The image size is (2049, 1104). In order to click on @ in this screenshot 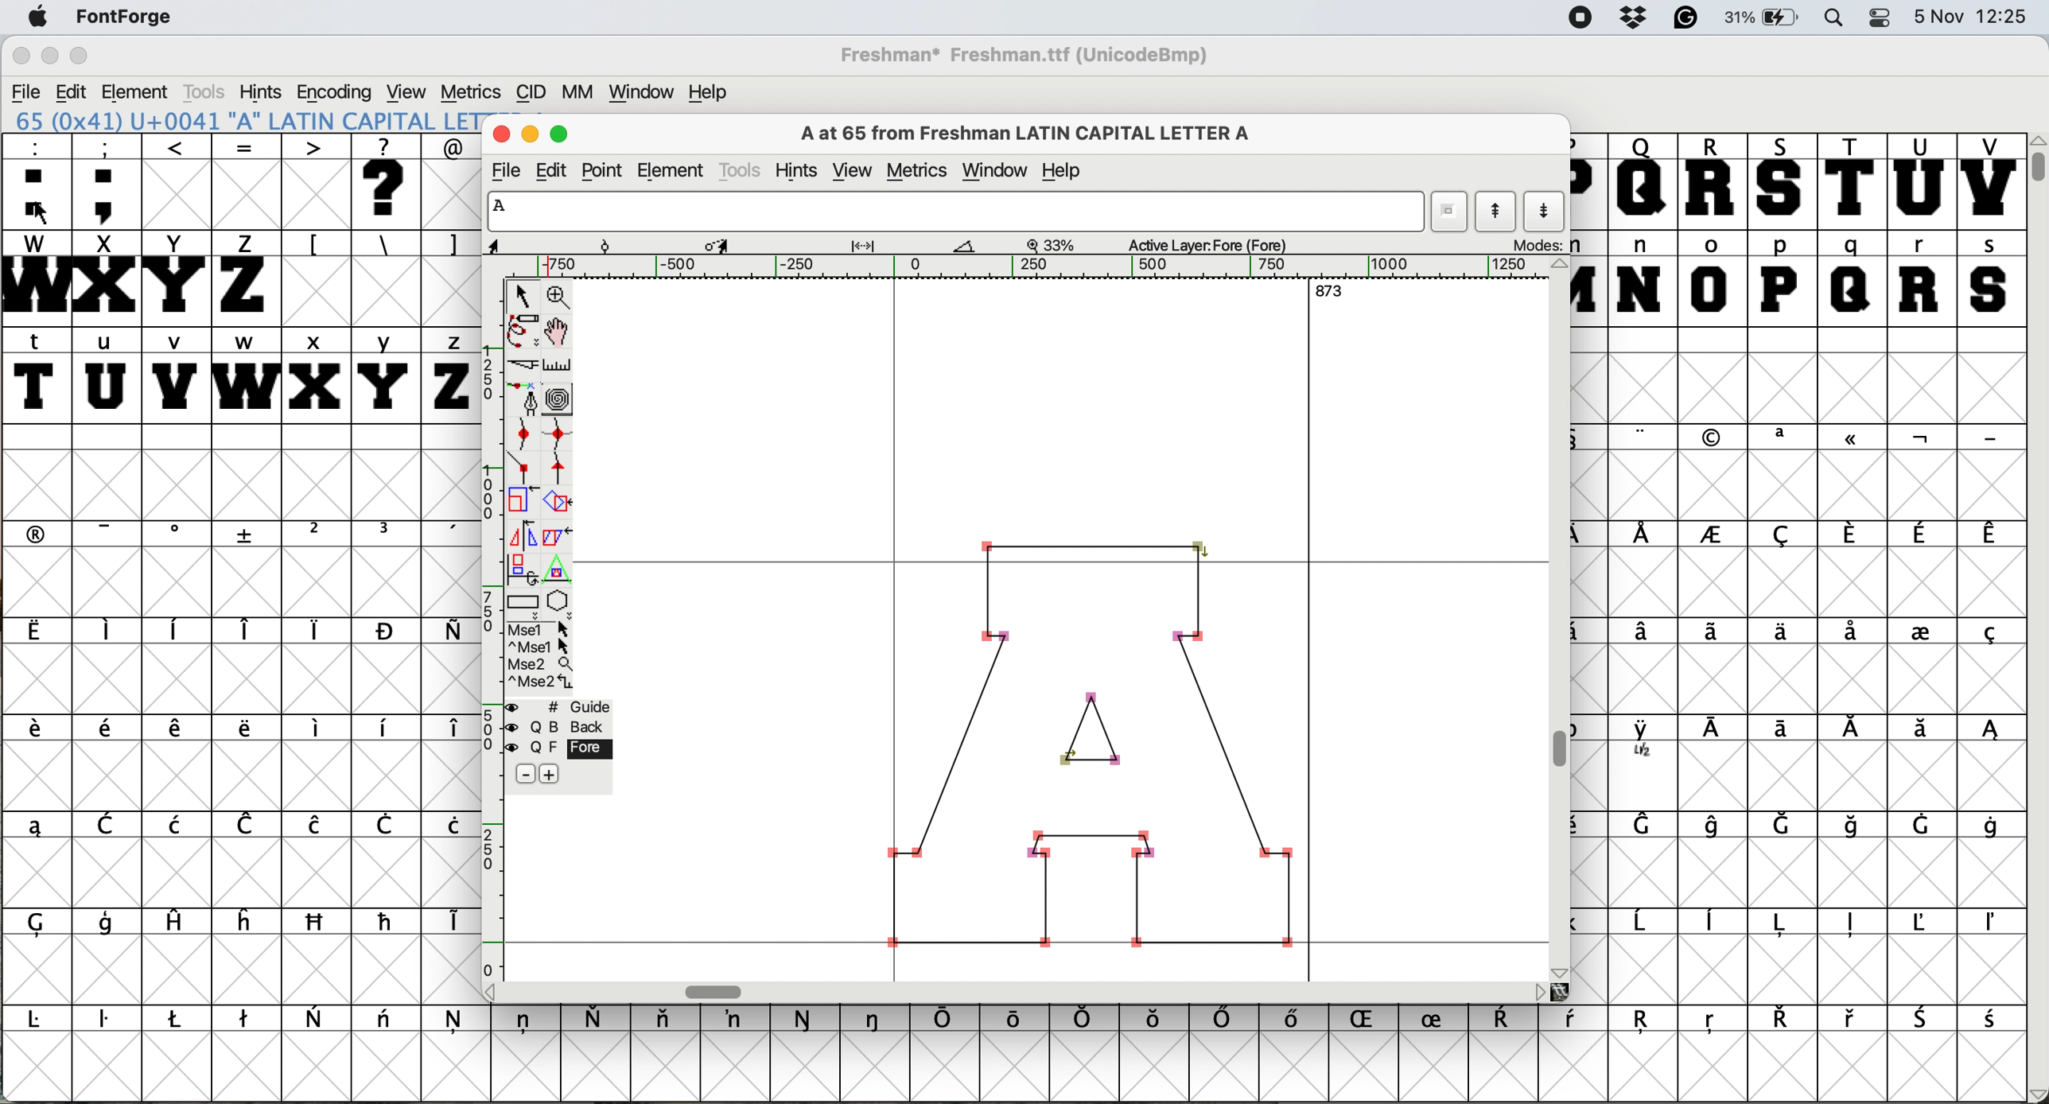, I will do `click(450, 144)`.